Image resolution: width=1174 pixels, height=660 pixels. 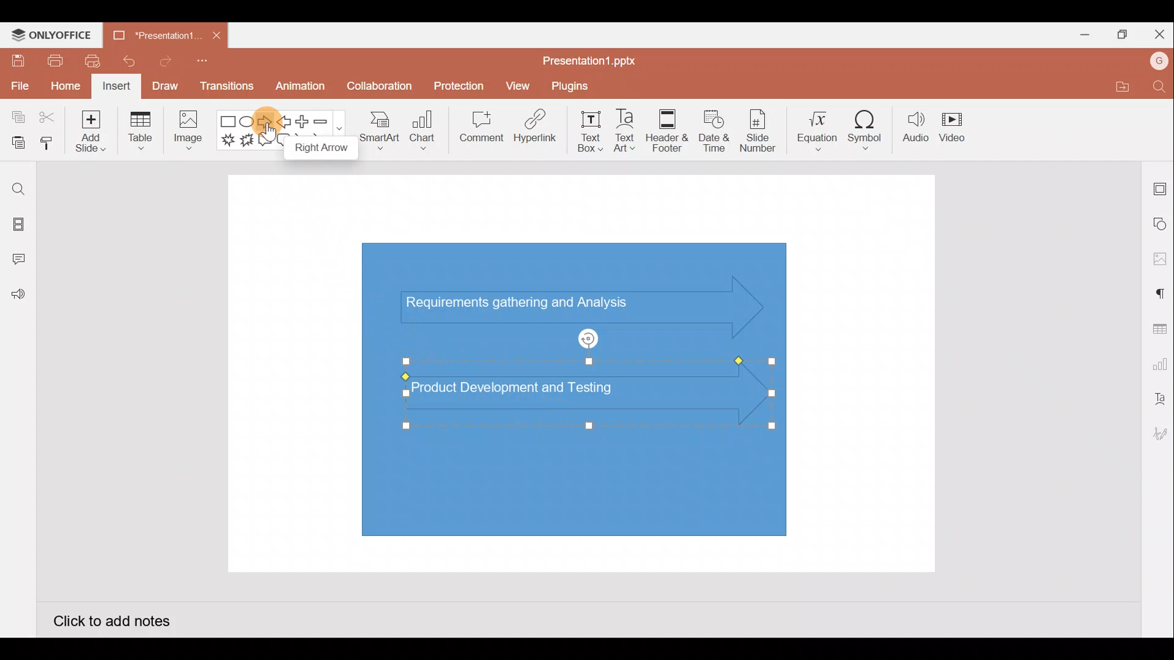 What do you see at coordinates (18, 189) in the screenshot?
I see `Find` at bounding box center [18, 189].